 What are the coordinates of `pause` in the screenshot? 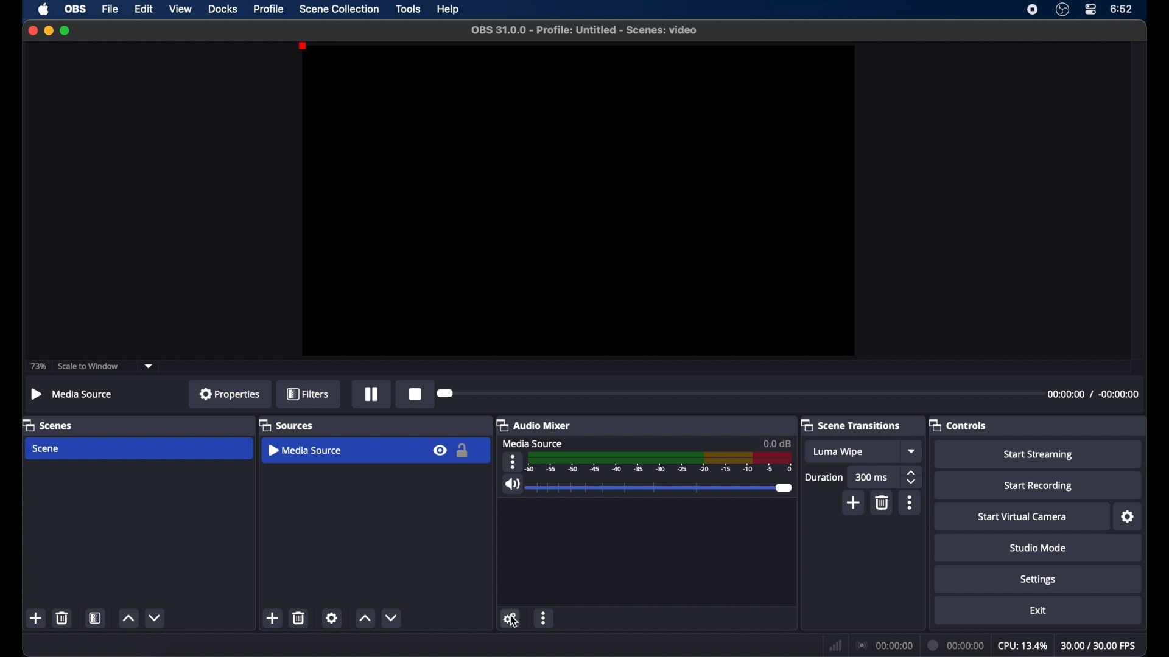 It's located at (372, 395).